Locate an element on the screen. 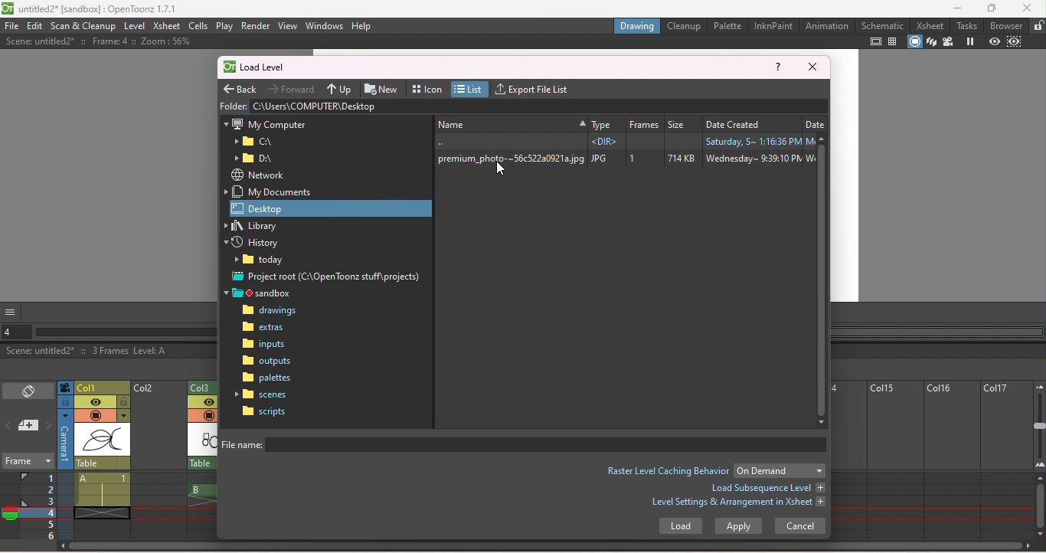 The height and width of the screenshot is (553, 1046). Click to select colun is located at coordinates (103, 387).